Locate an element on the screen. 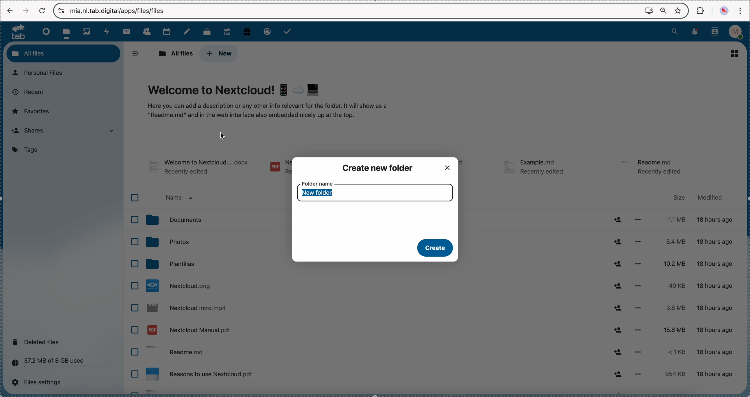 This screenshot has width=750, height=397. welcome to Nextcloud is located at coordinates (269, 102).